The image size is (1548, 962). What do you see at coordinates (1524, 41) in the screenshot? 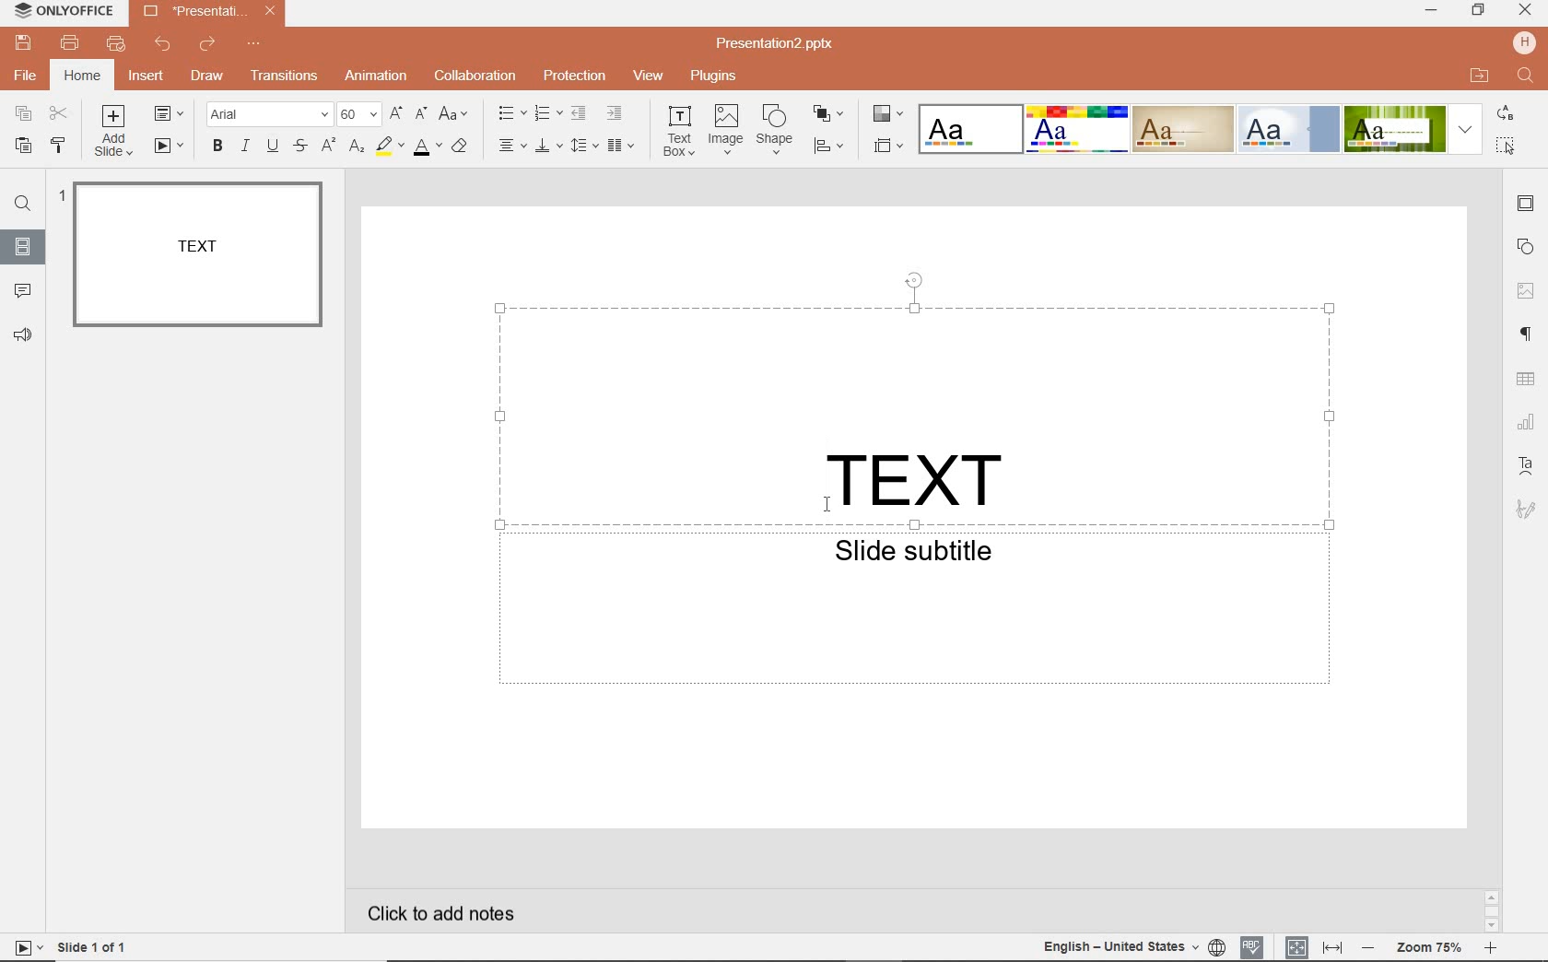
I see `hp` at bounding box center [1524, 41].